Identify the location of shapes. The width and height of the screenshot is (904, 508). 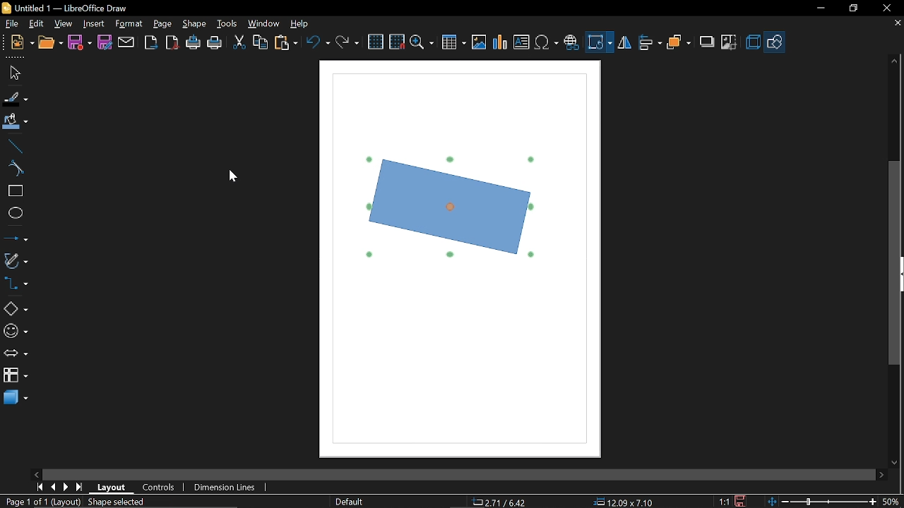
(775, 42).